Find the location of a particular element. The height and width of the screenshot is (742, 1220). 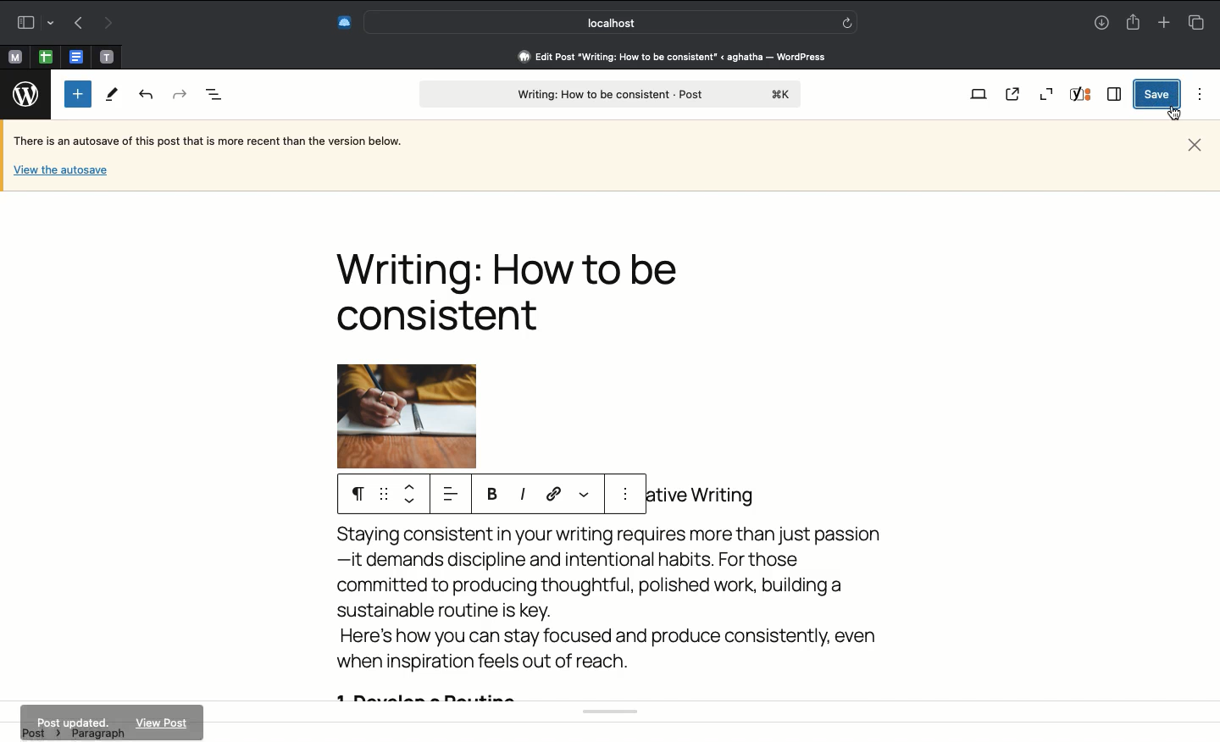

View is located at coordinates (978, 96).